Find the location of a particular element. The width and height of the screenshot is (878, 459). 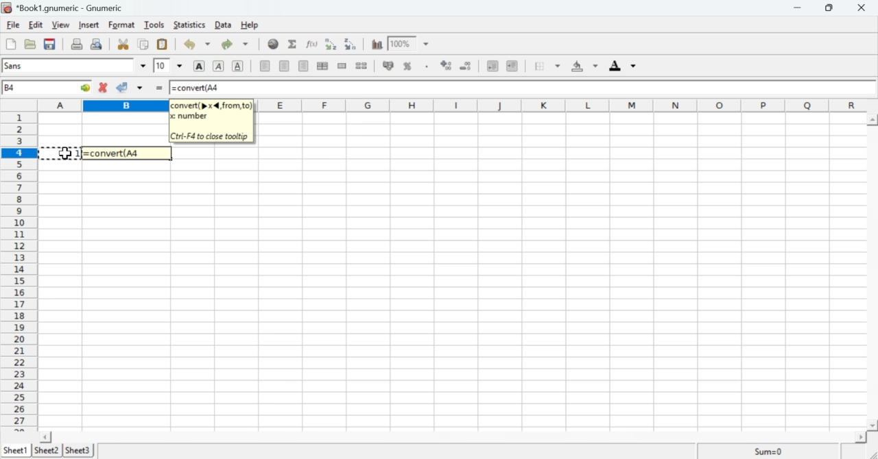

= is located at coordinates (158, 89).